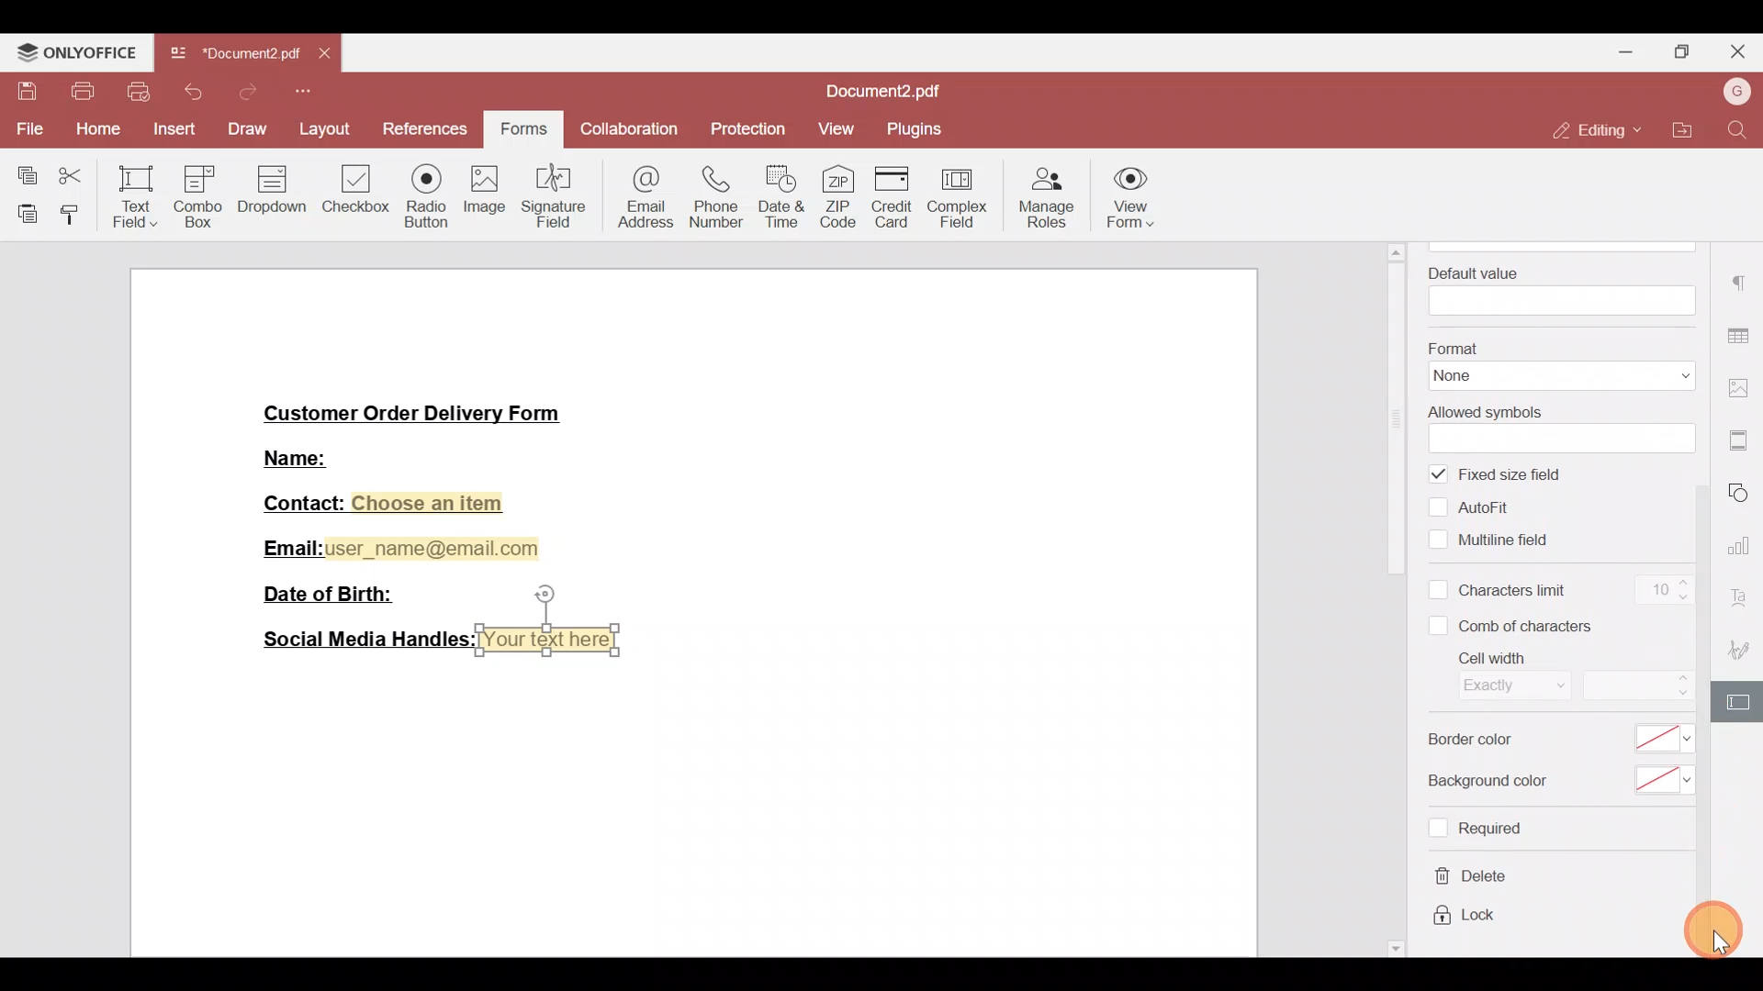  I want to click on Quick print, so click(140, 92).